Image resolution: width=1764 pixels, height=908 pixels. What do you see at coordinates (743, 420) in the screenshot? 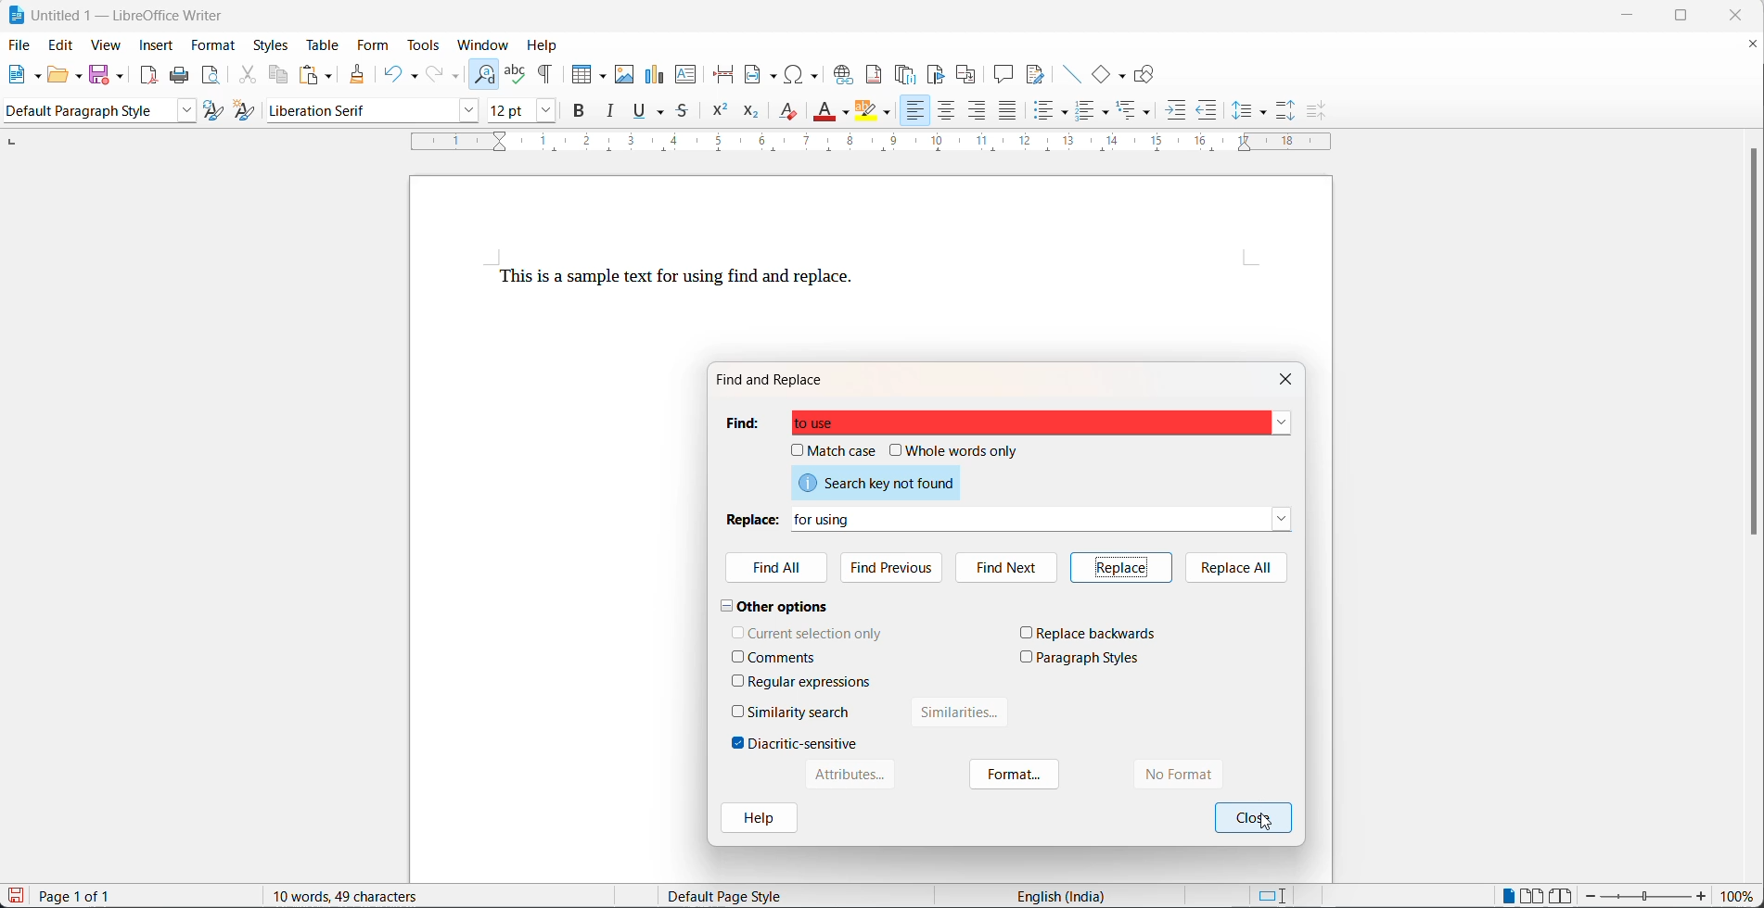
I see `find heading` at bounding box center [743, 420].